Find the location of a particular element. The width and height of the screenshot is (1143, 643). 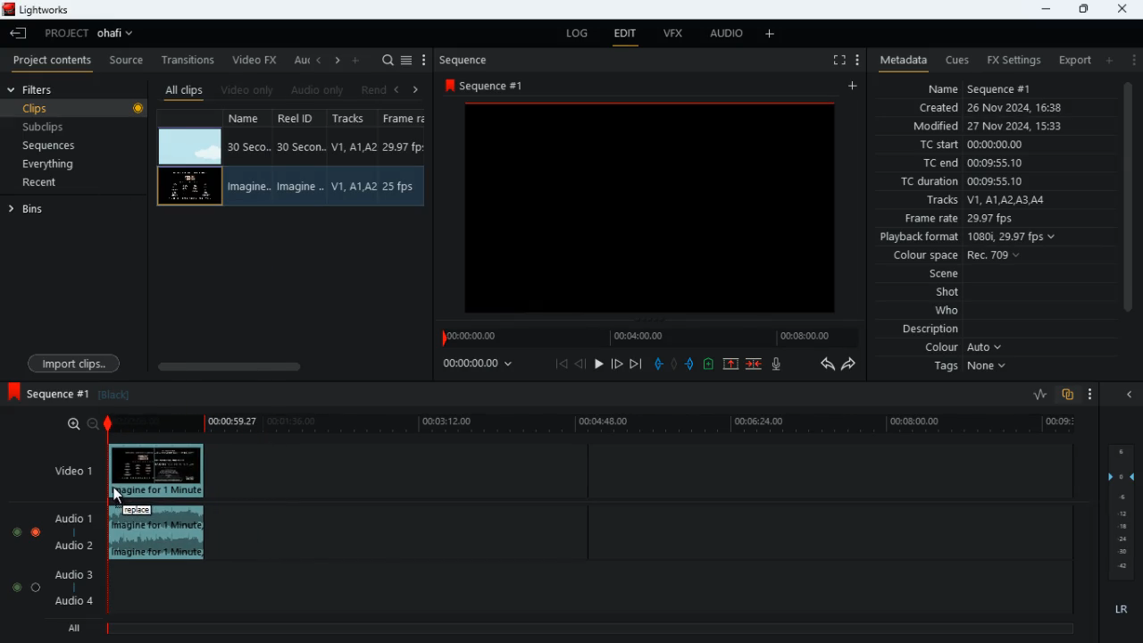

created is located at coordinates (999, 109).